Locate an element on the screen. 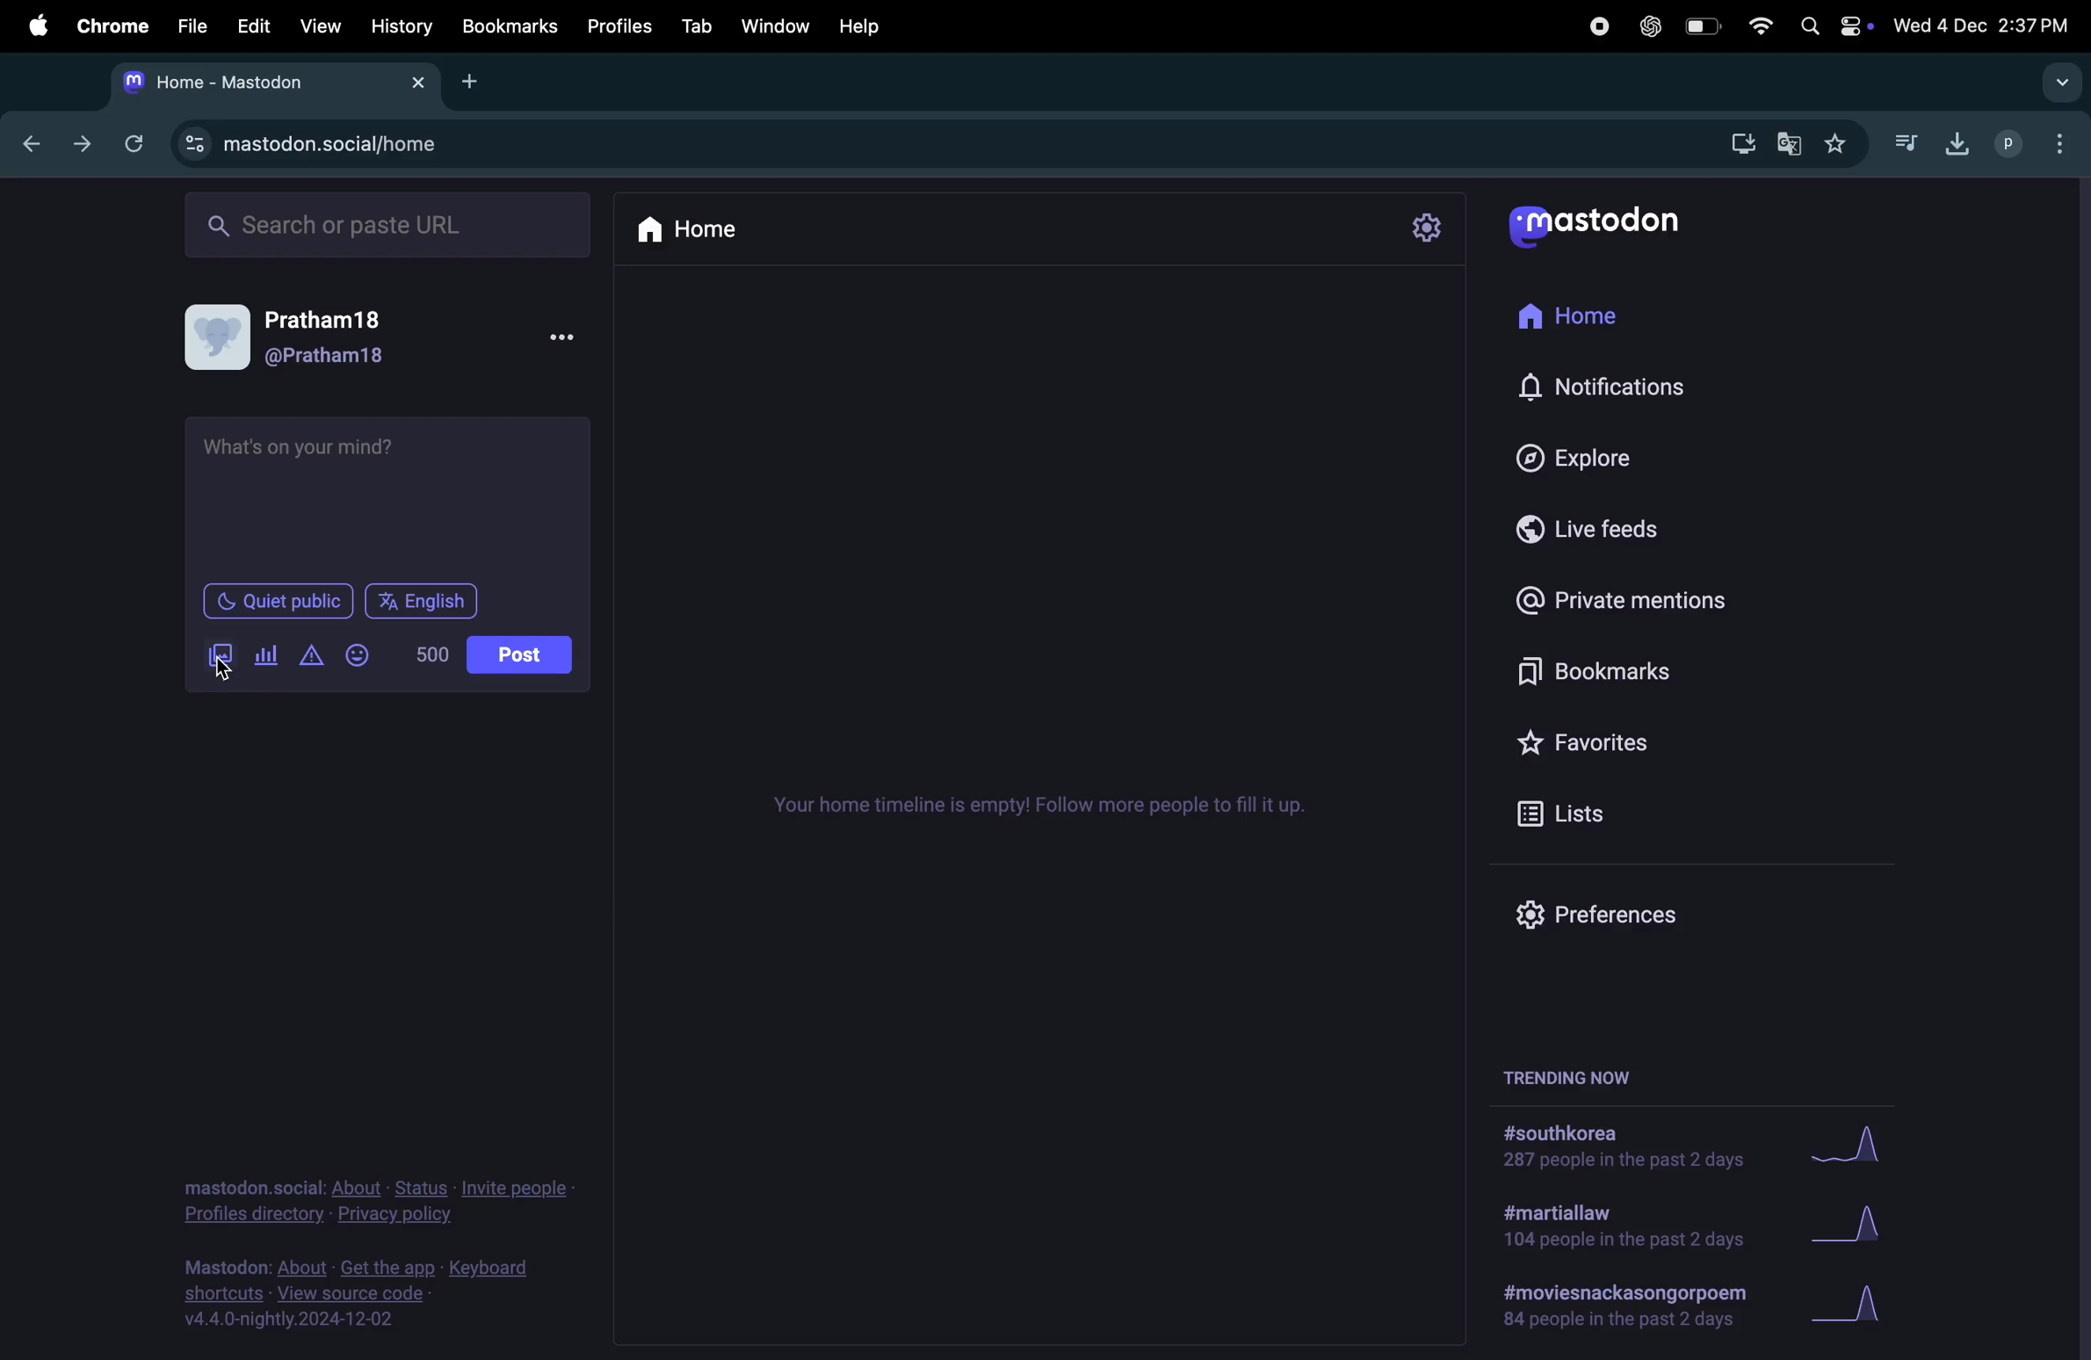  battery is located at coordinates (1699, 27).